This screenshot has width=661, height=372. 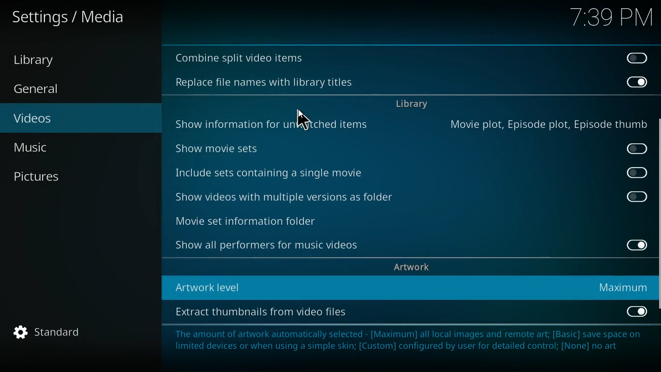 I want to click on selected level, so click(x=623, y=287).